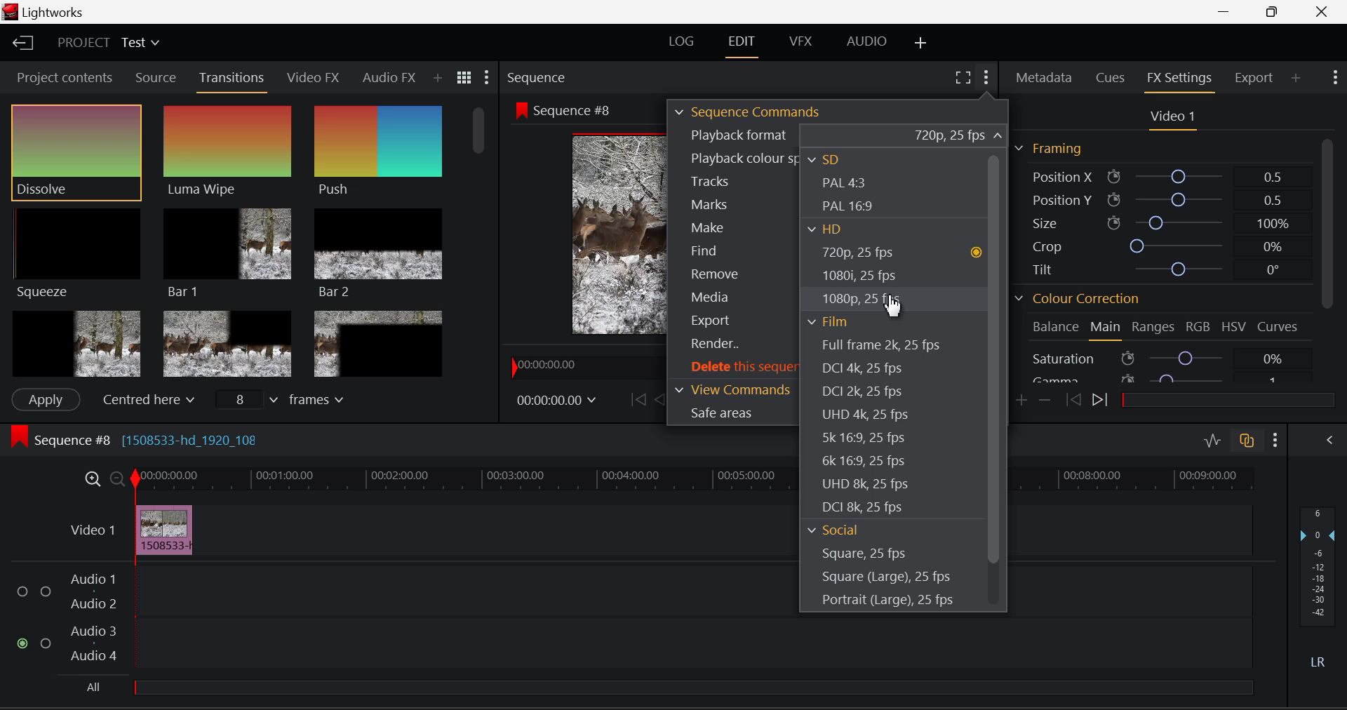 This screenshot has height=710, width=1347. Describe the element at coordinates (1160, 358) in the screenshot. I see `Saturation` at that location.